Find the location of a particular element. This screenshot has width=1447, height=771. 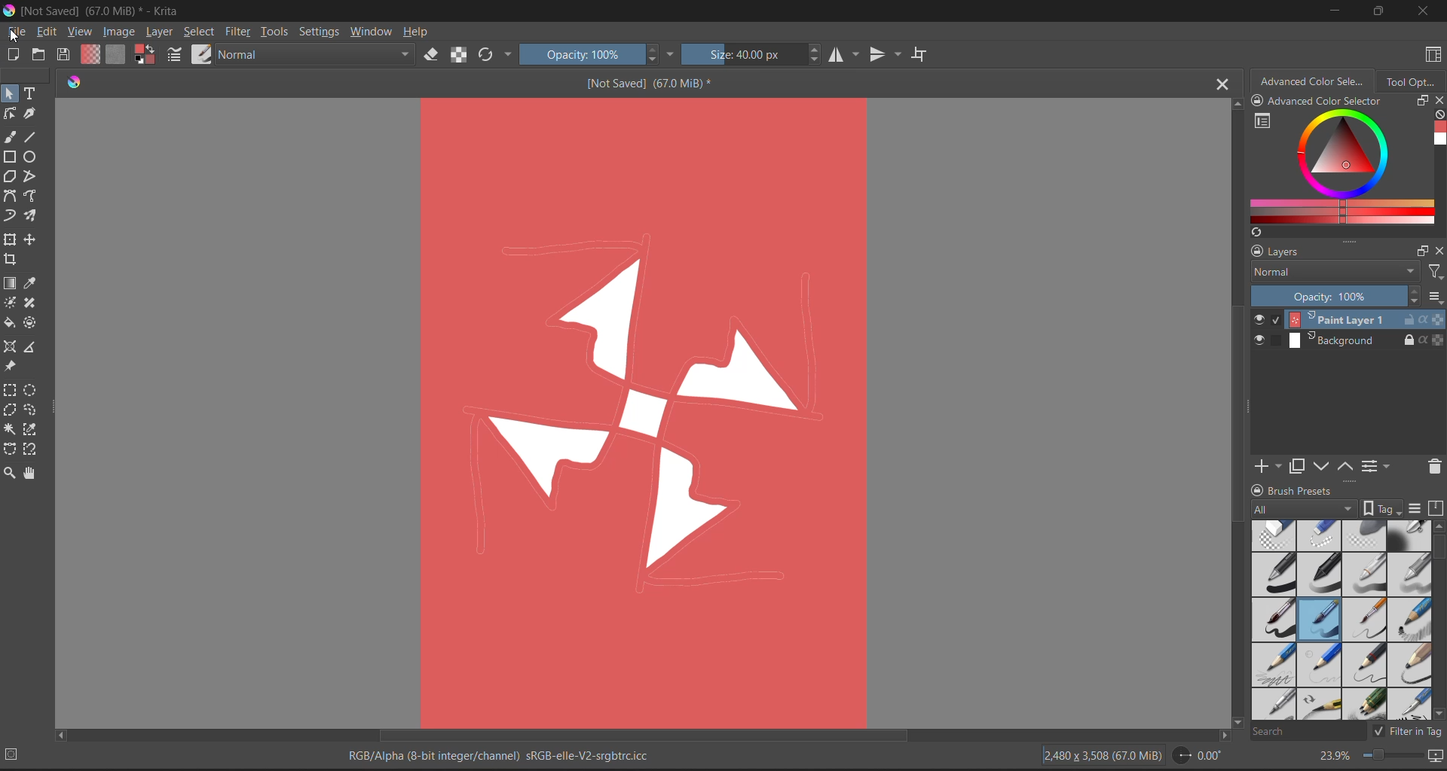

background color selector is located at coordinates (145, 53).